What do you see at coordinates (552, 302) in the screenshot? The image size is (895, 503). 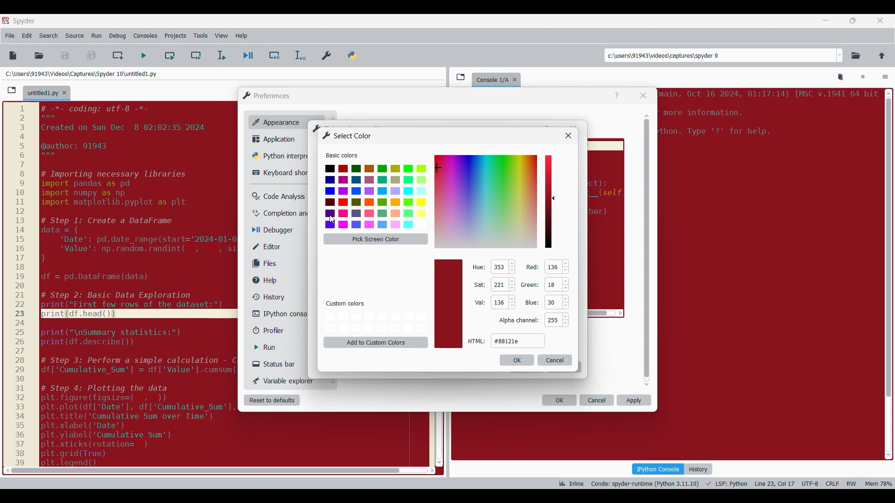 I see `30` at bounding box center [552, 302].